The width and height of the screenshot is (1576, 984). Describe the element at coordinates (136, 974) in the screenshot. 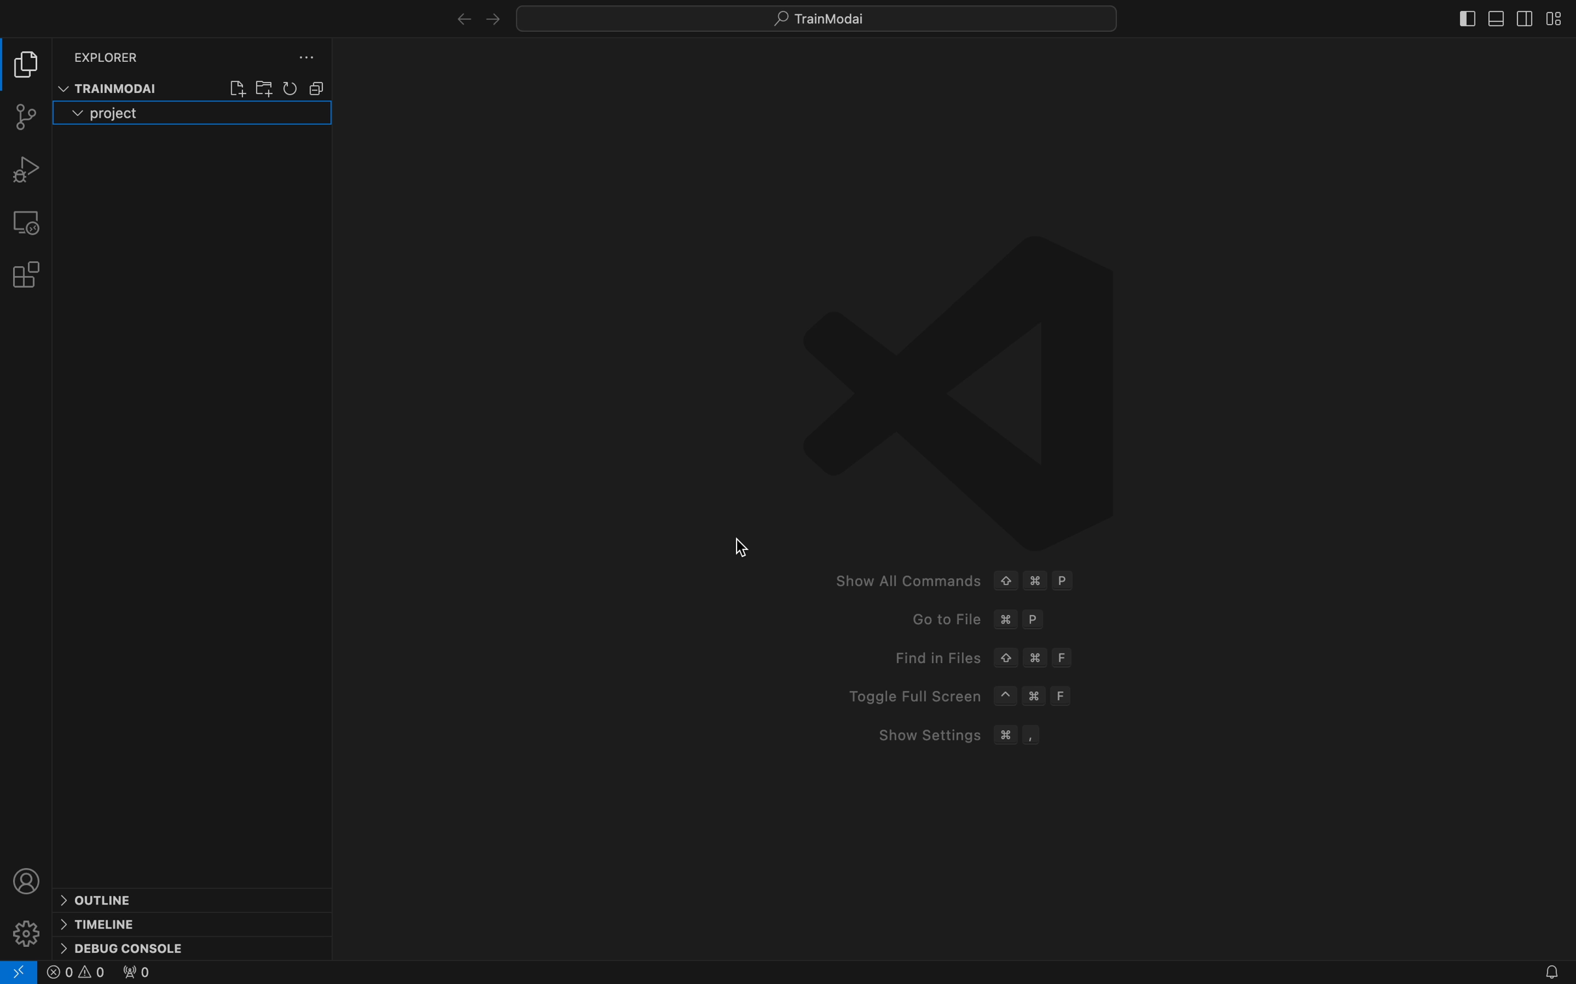

I see `0` at that location.